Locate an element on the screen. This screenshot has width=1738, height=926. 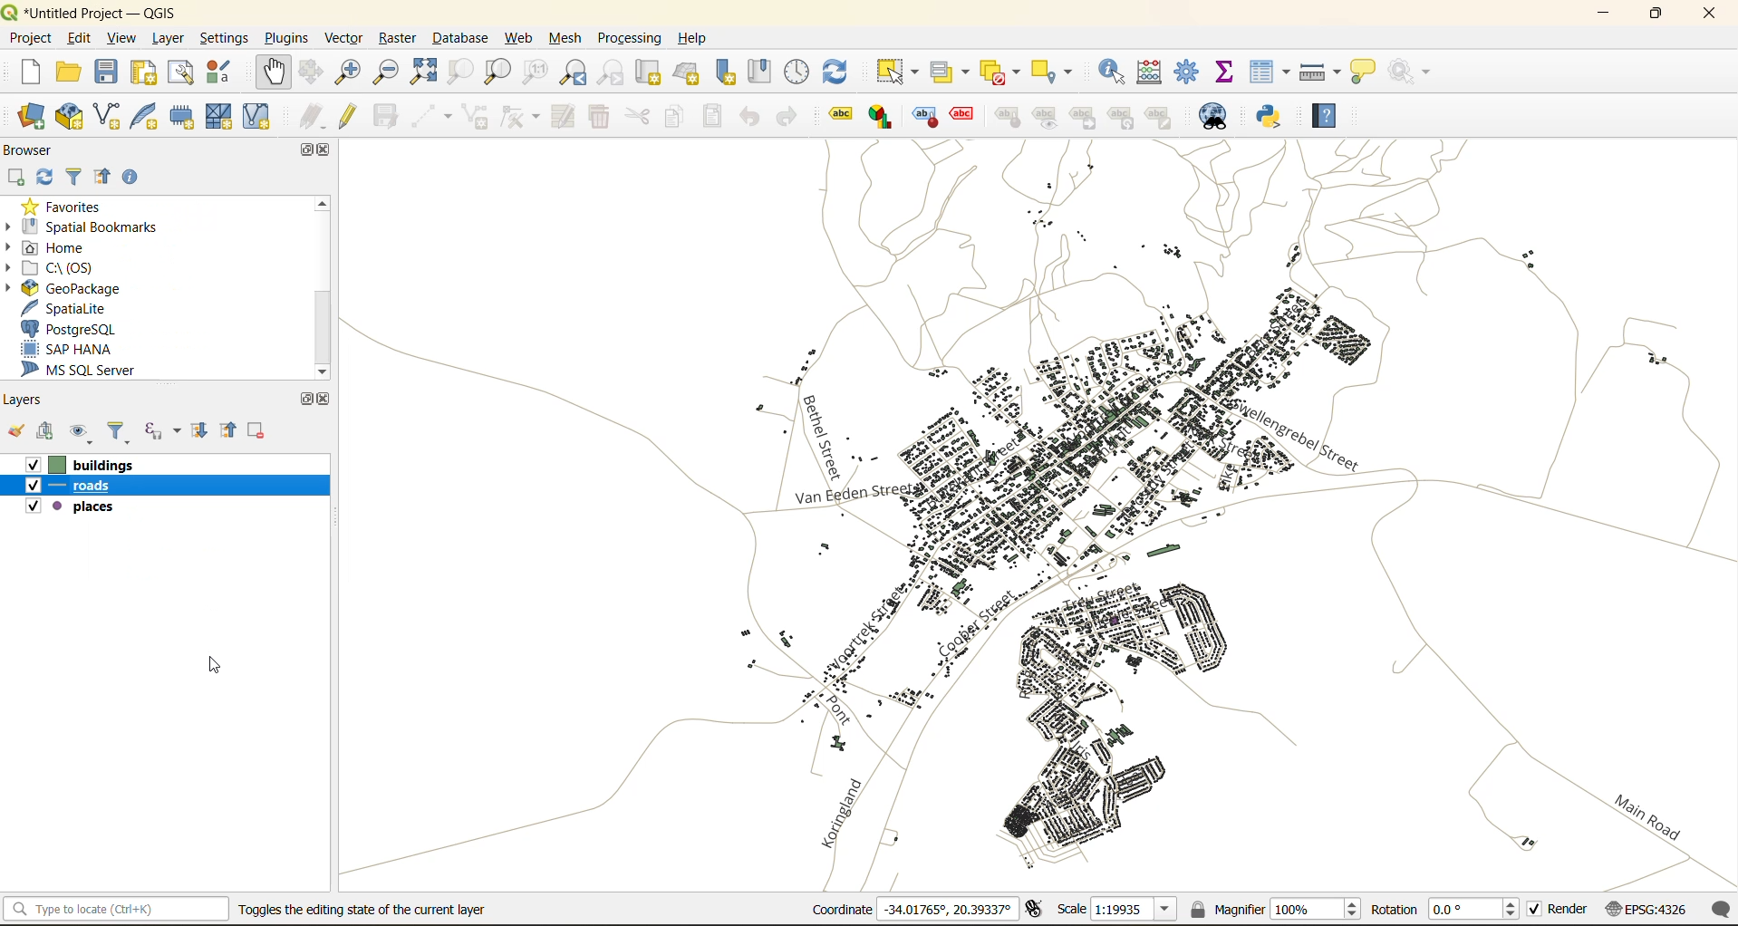
layer labelling options is located at coordinates (840, 117).